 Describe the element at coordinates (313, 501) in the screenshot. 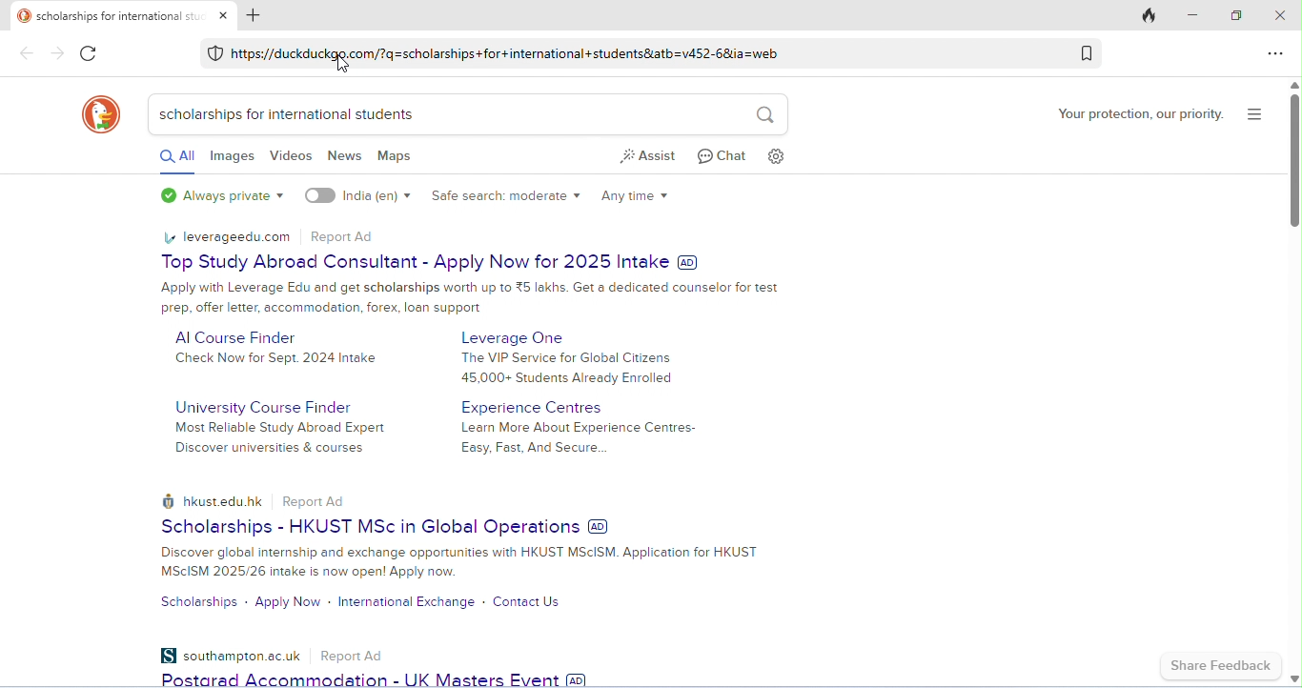

I see `report Ad` at that location.